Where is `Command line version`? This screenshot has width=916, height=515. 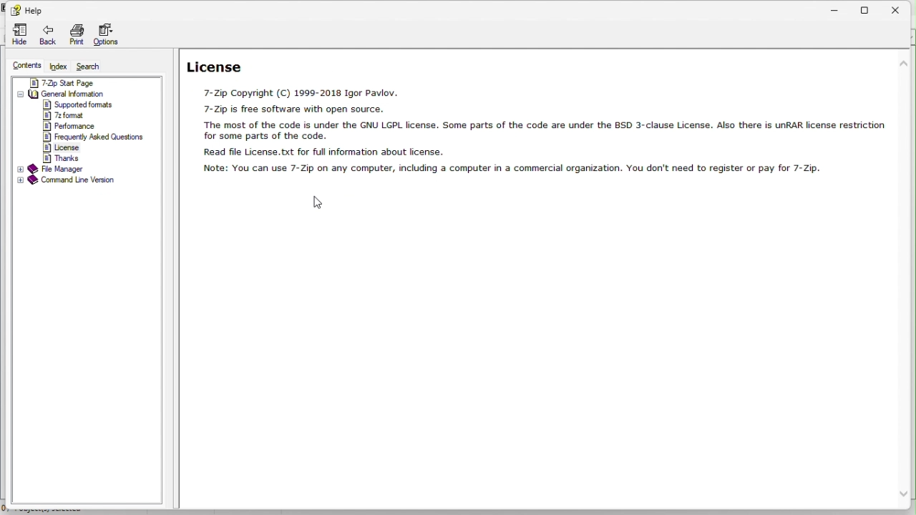 Command line version is located at coordinates (67, 181).